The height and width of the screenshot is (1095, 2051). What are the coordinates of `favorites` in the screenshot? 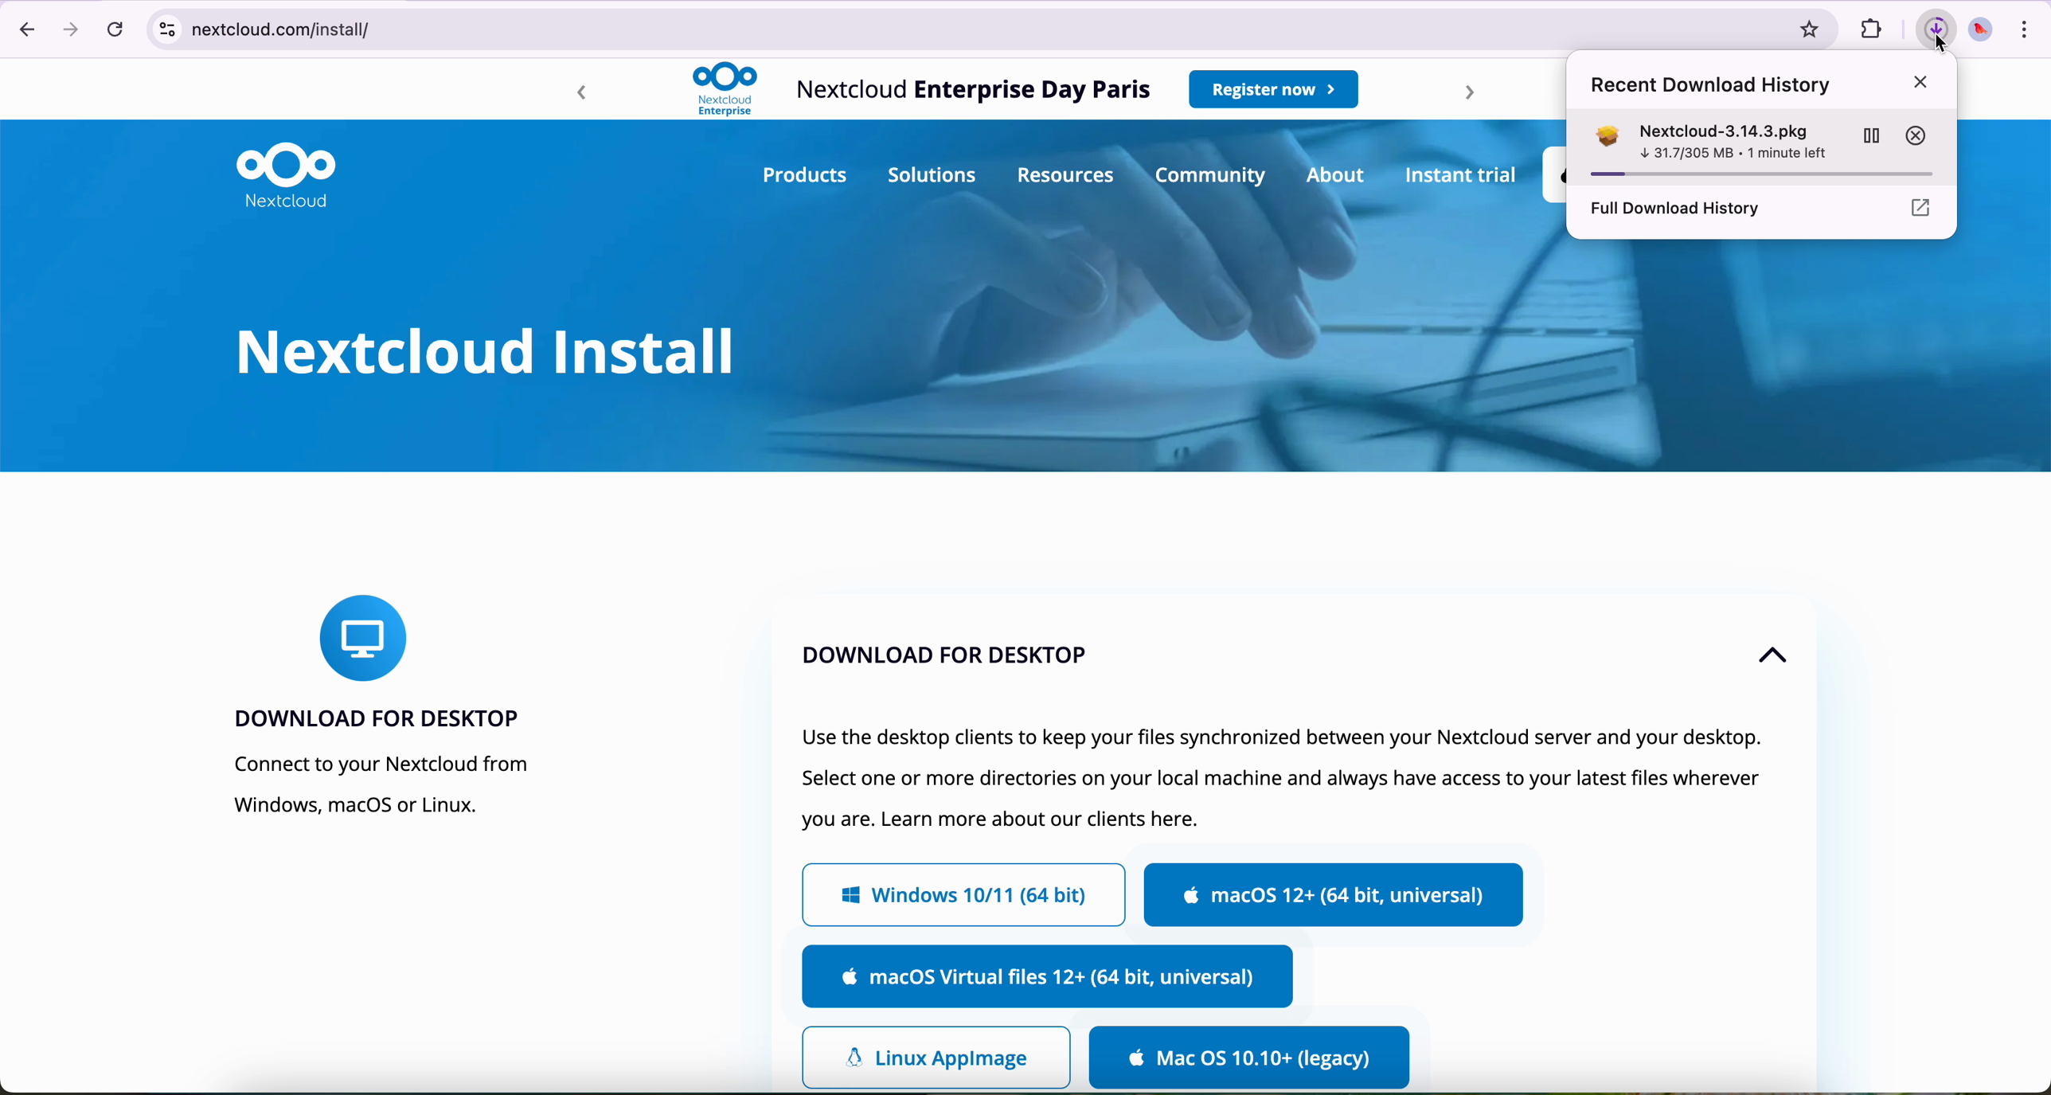 It's located at (1873, 29).